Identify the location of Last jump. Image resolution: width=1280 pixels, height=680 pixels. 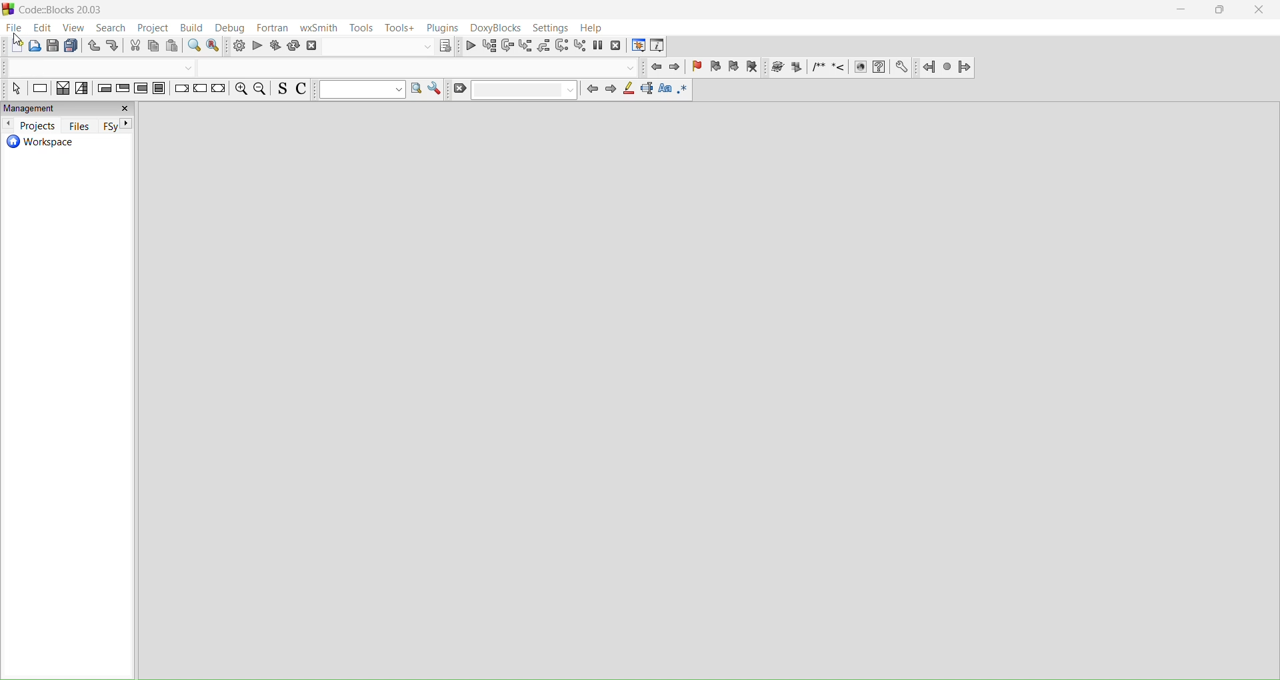
(947, 67).